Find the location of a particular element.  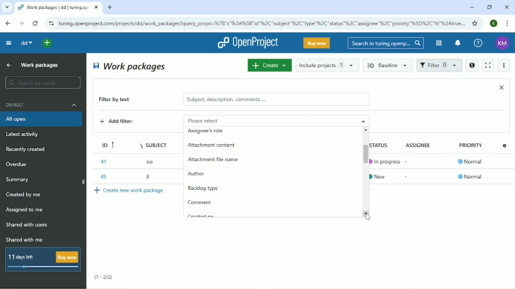

Baseline is located at coordinates (389, 65).